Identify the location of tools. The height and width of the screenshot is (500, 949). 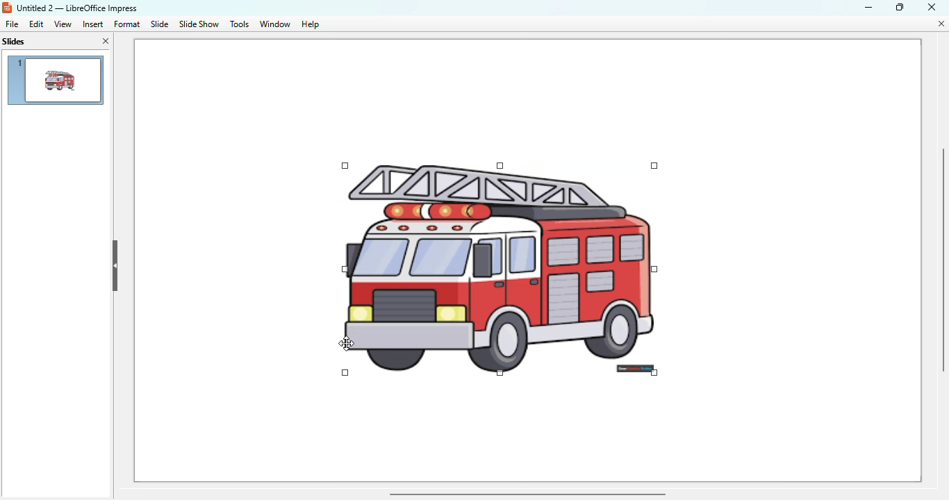
(239, 24).